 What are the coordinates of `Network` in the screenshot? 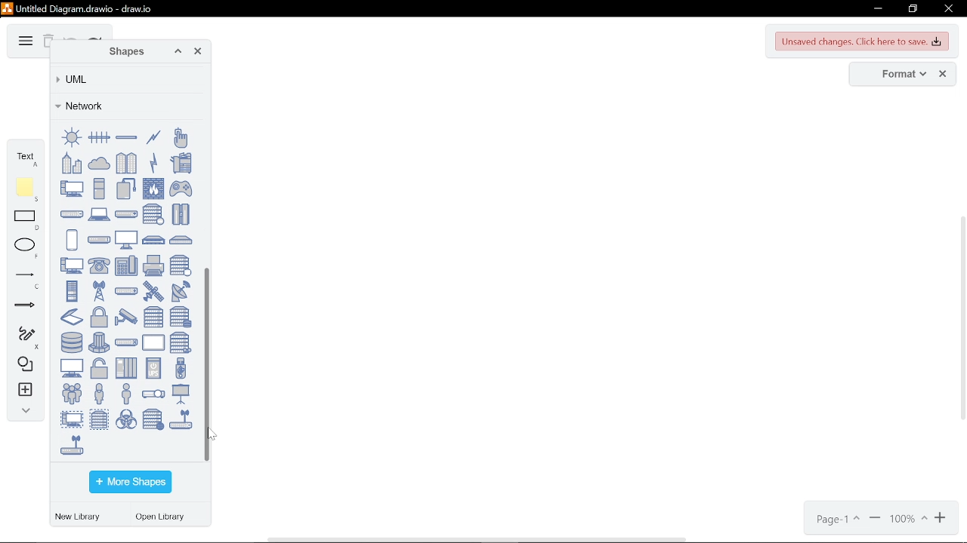 It's located at (125, 106).